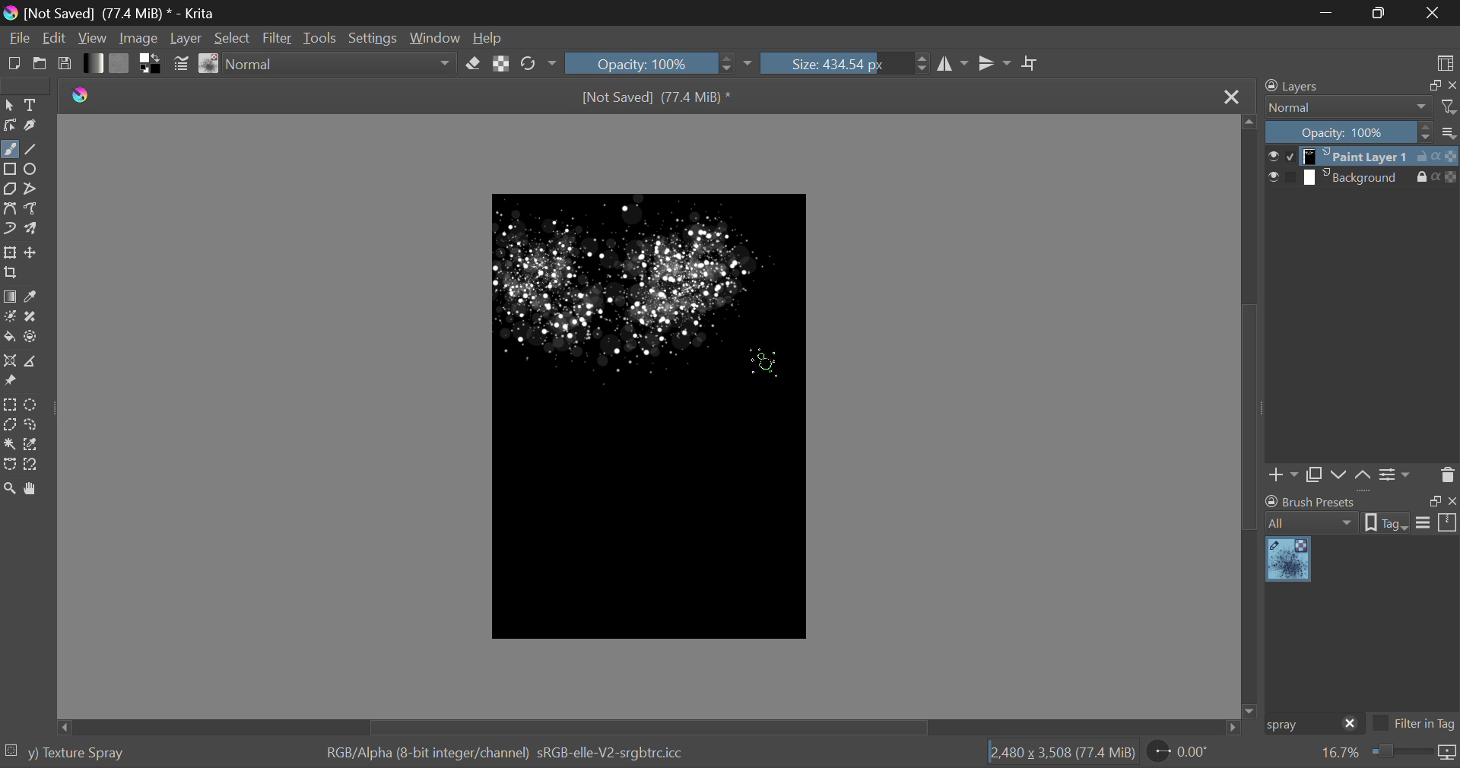 This screenshot has height=768, width=1460. What do you see at coordinates (951, 64) in the screenshot?
I see `Vertical Mirror Flip` at bounding box center [951, 64].